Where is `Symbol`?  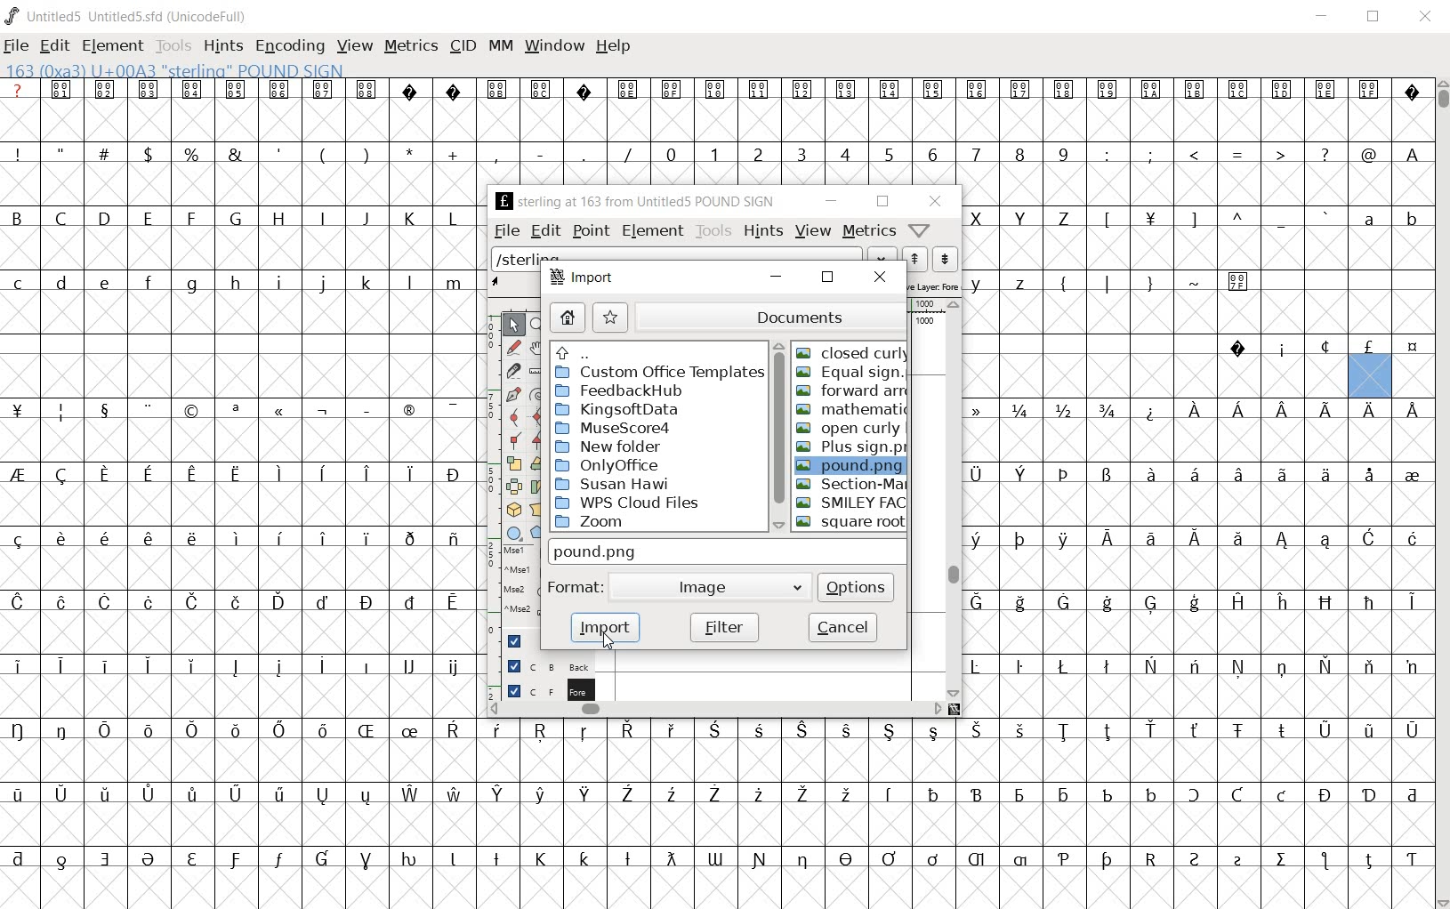
Symbol is located at coordinates (1284, 667).